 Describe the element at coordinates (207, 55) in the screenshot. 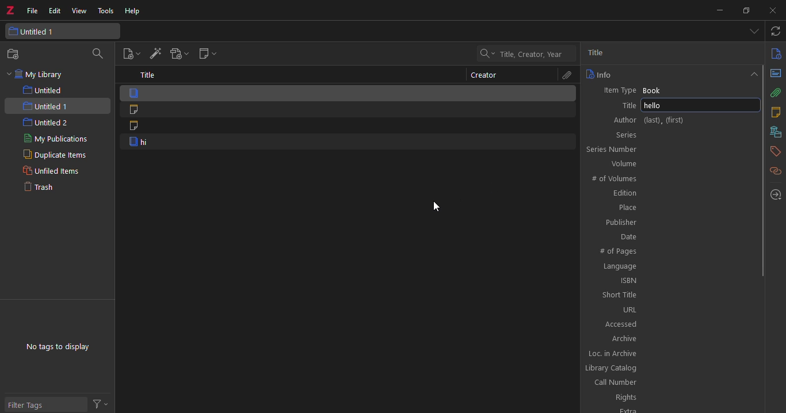

I see `new note` at that location.